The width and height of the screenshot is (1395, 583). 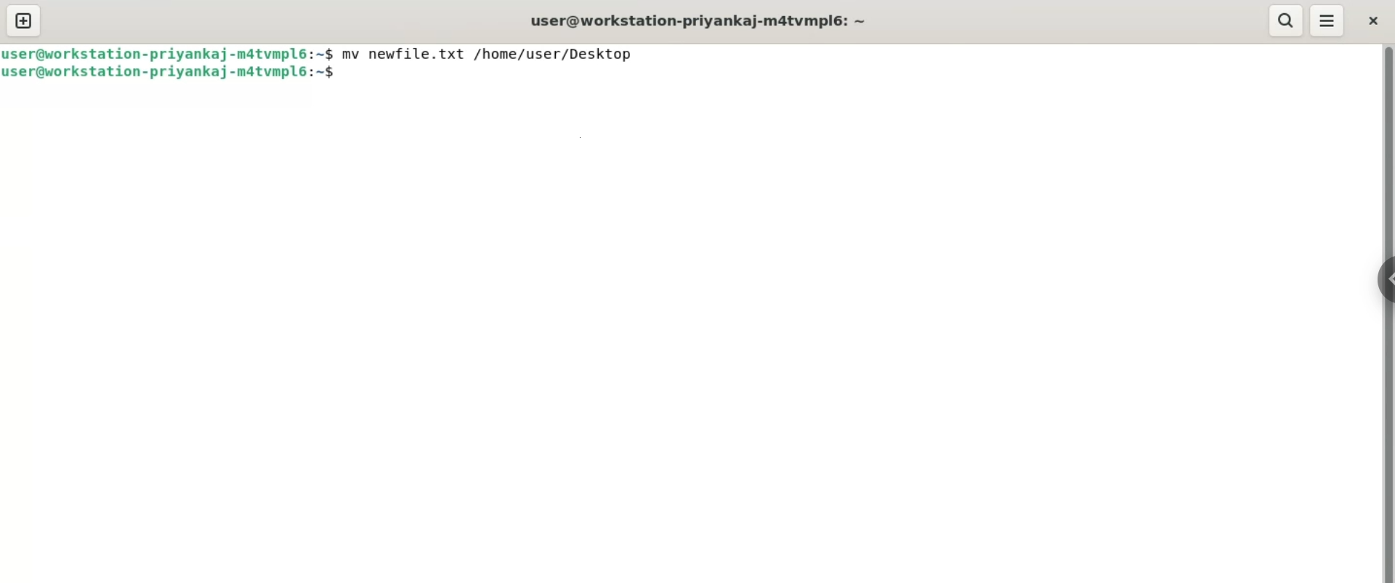 What do you see at coordinates (490, 52) in the screenshot?
I see `mv newfile.txt /home/user/Desktop` at bounding box center [490, 52].